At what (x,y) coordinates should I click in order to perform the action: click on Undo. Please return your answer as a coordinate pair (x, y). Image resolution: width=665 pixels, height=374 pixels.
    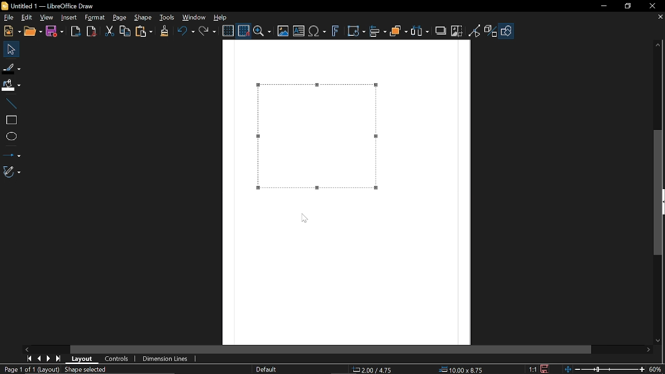
    Looking at the image, I should click on (185, 31).